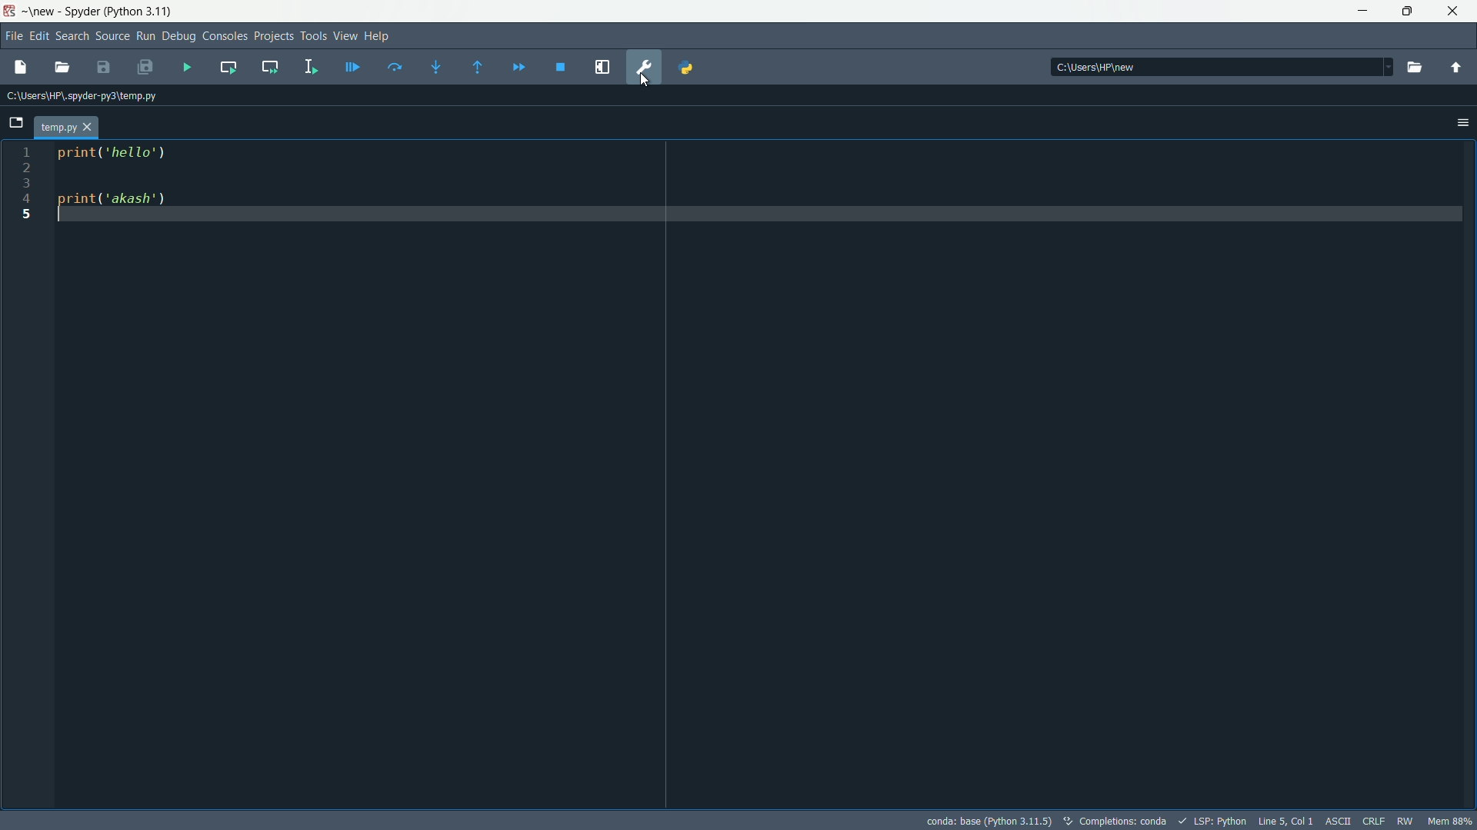  Describe the element at coordinates (122, 161) in the screenshot. I see `print('print hello') ` at that location.